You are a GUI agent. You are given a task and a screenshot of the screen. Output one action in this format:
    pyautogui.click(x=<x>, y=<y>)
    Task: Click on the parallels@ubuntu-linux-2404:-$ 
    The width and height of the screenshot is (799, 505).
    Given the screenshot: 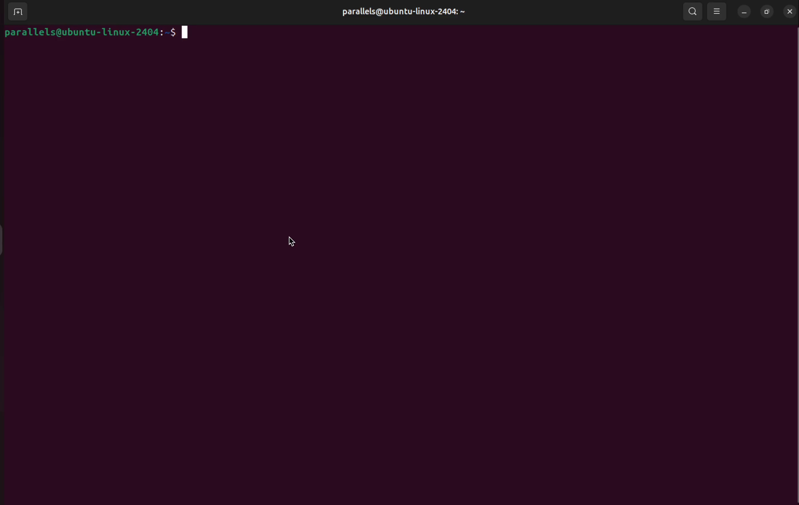 What is the action you would take?
    pyautogui.click(x=96, y=34)
    